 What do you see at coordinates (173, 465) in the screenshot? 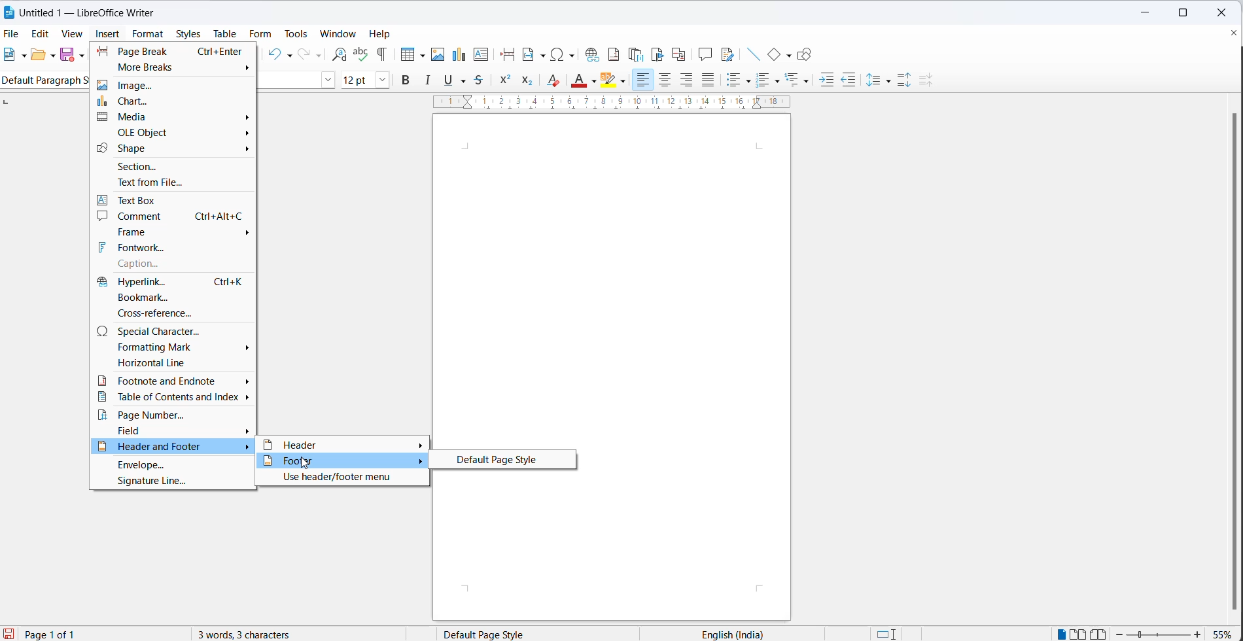
I see `envelope ` at bounding box center [173, 465].